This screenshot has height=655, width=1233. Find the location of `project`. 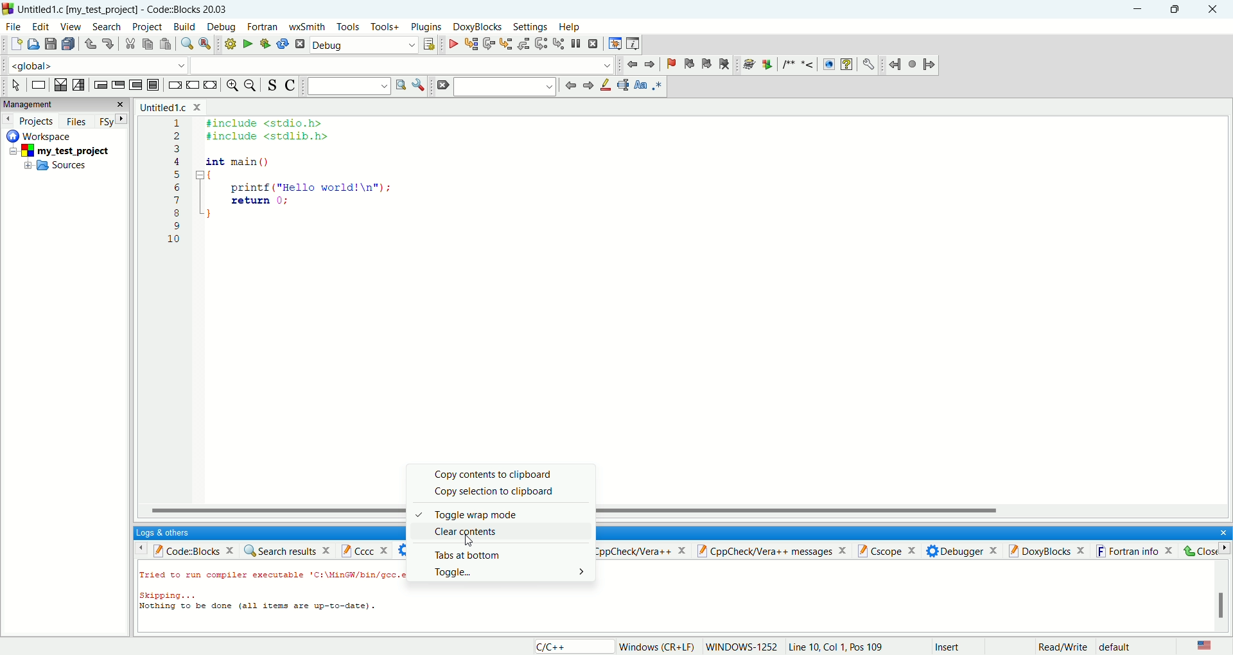

project is located at coordinates (146, 28).